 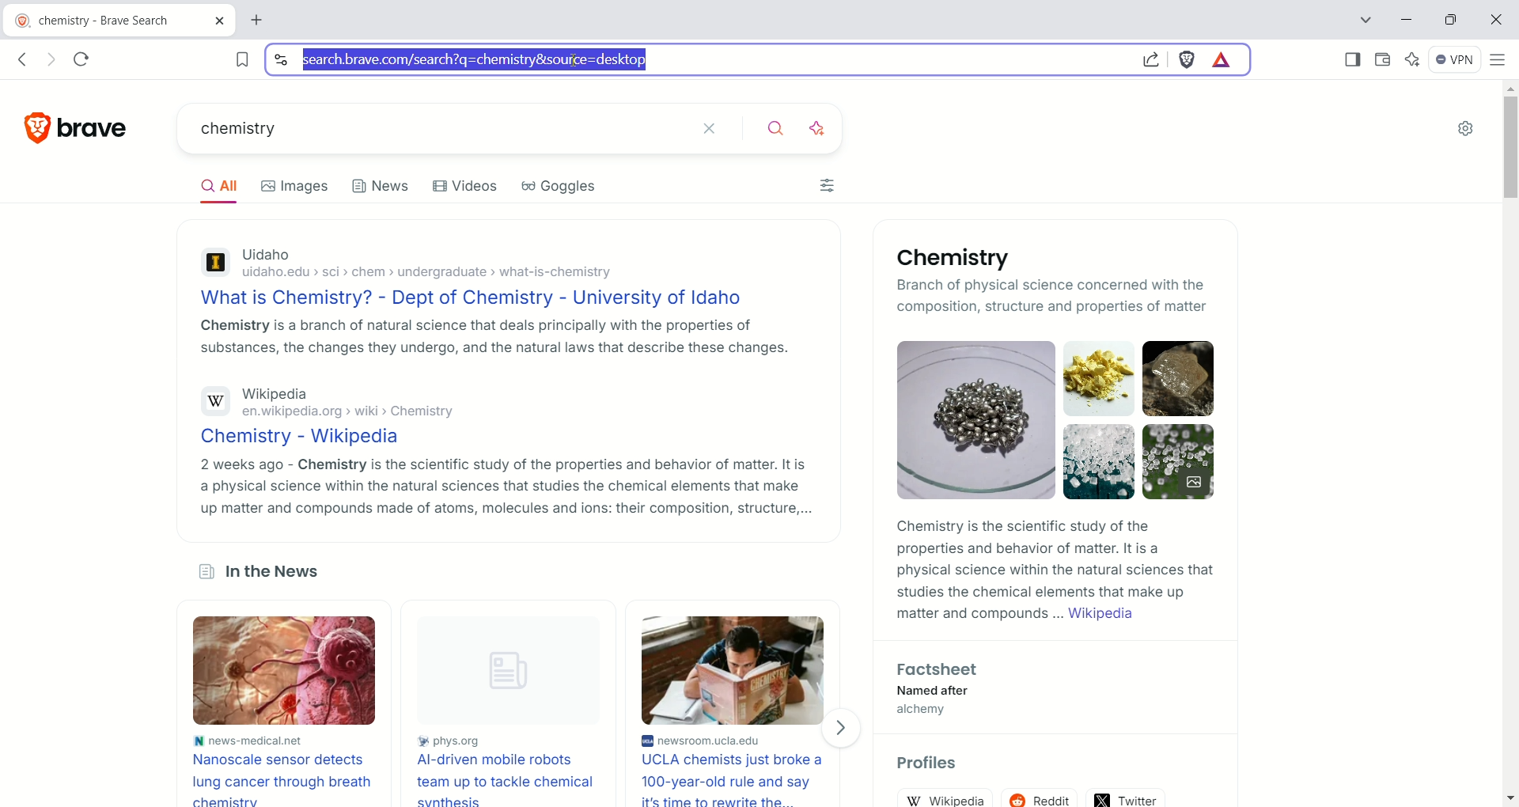 I want to click on show sidebar, so click(x=1354, y=62).